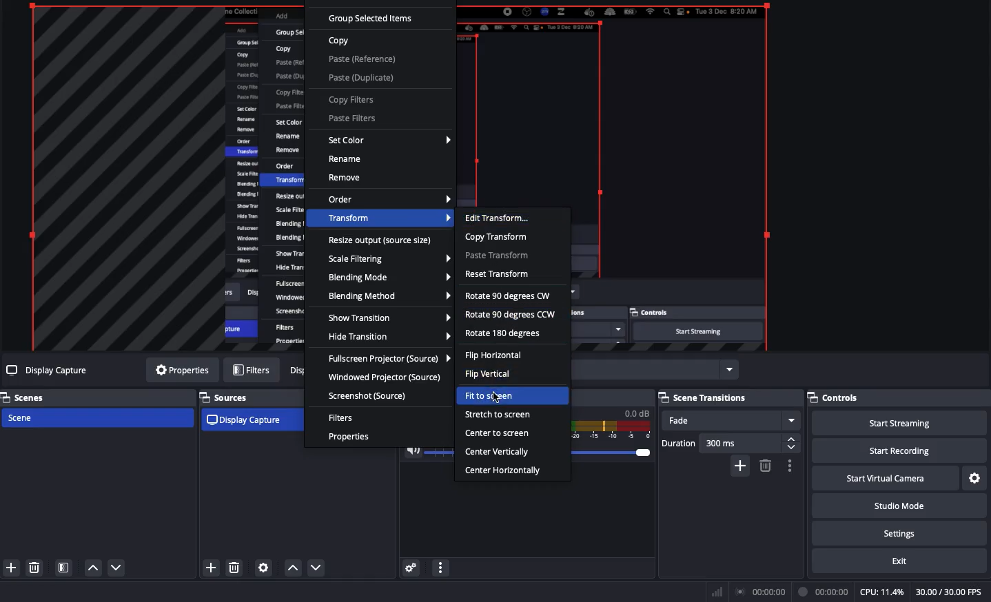 This screenshot has width=991, height=602. Describe the element at coordinates (116, 569) in the screenshot. I see `Move down` at that location.